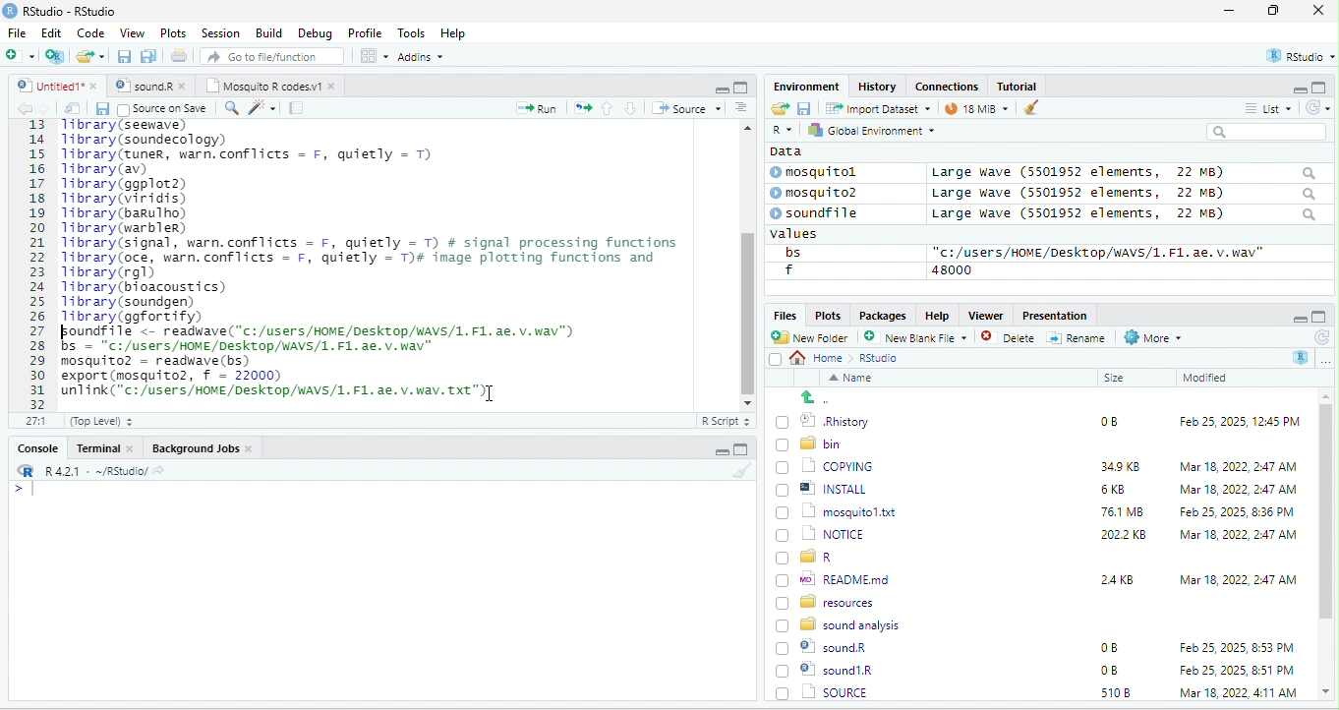  Describe the element at coordinates (803, 107) in the screenshot. I see `save` at that location.